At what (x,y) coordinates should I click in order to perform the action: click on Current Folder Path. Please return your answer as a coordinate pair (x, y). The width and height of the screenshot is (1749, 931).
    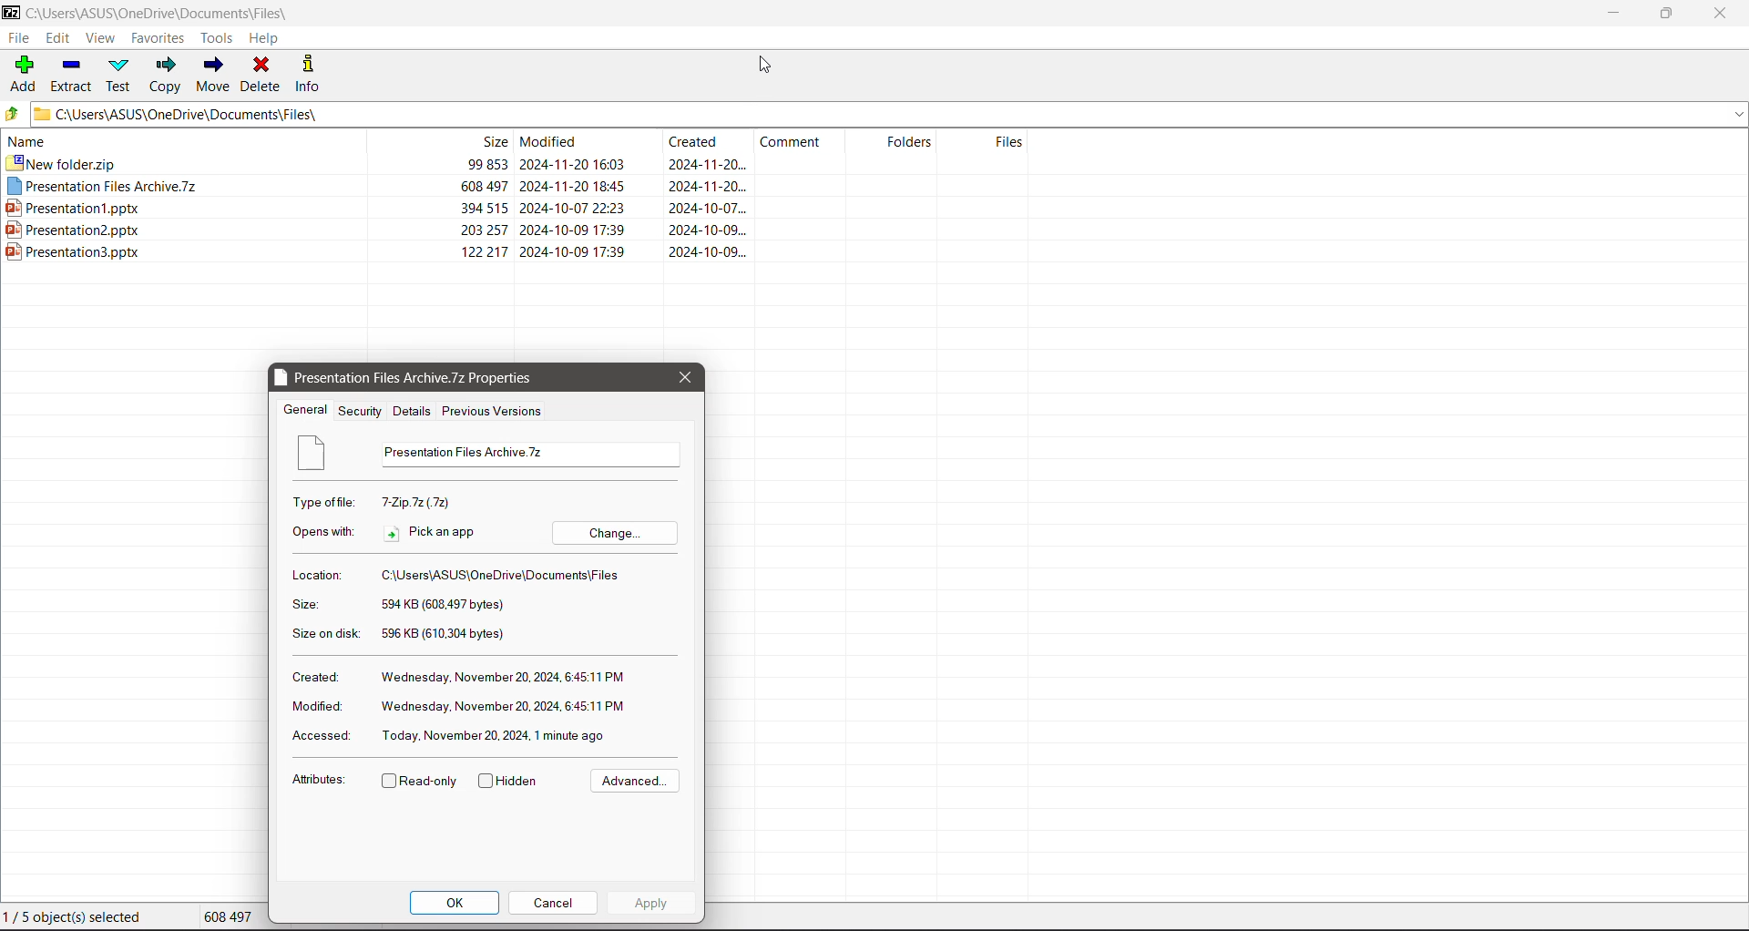
    Looking at the image, I should click on (889, 113).